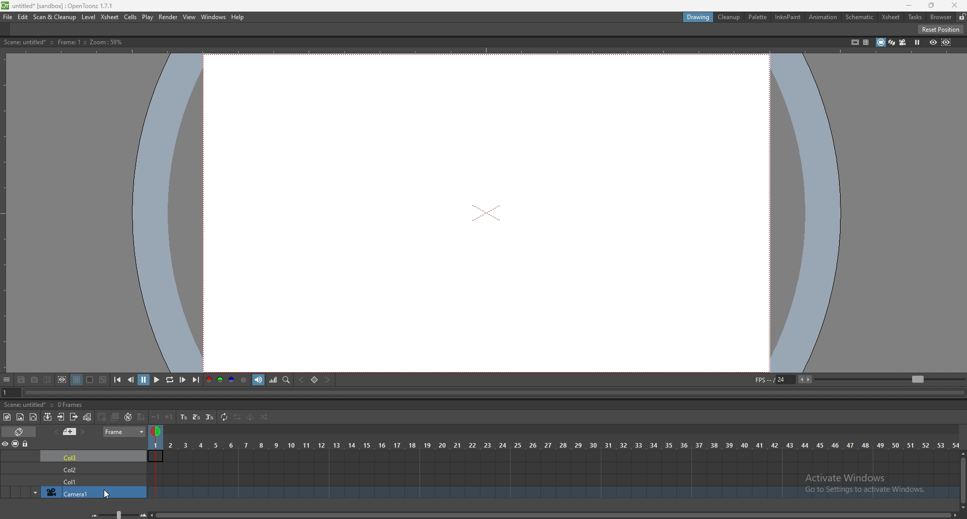 This screenshot has width=967, height=519. I want to click on create blank drawing, so click(103, 417).